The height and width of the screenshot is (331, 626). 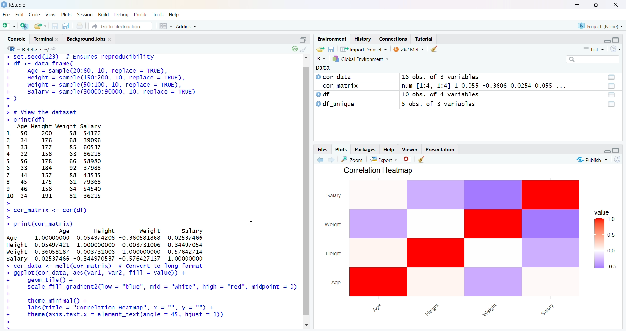 I want to click on Go forward to the next source location (Ctrl + F10), so click(x=332, y=159).